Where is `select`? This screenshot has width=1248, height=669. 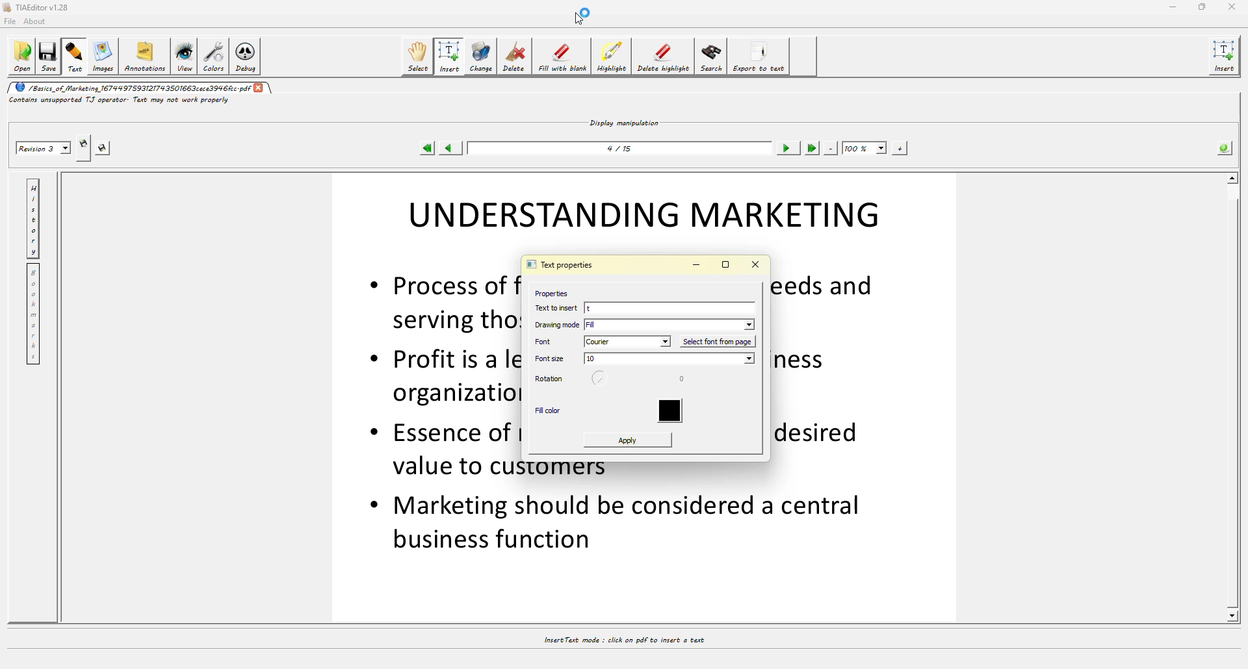
select is located at coordinates (419, 55).